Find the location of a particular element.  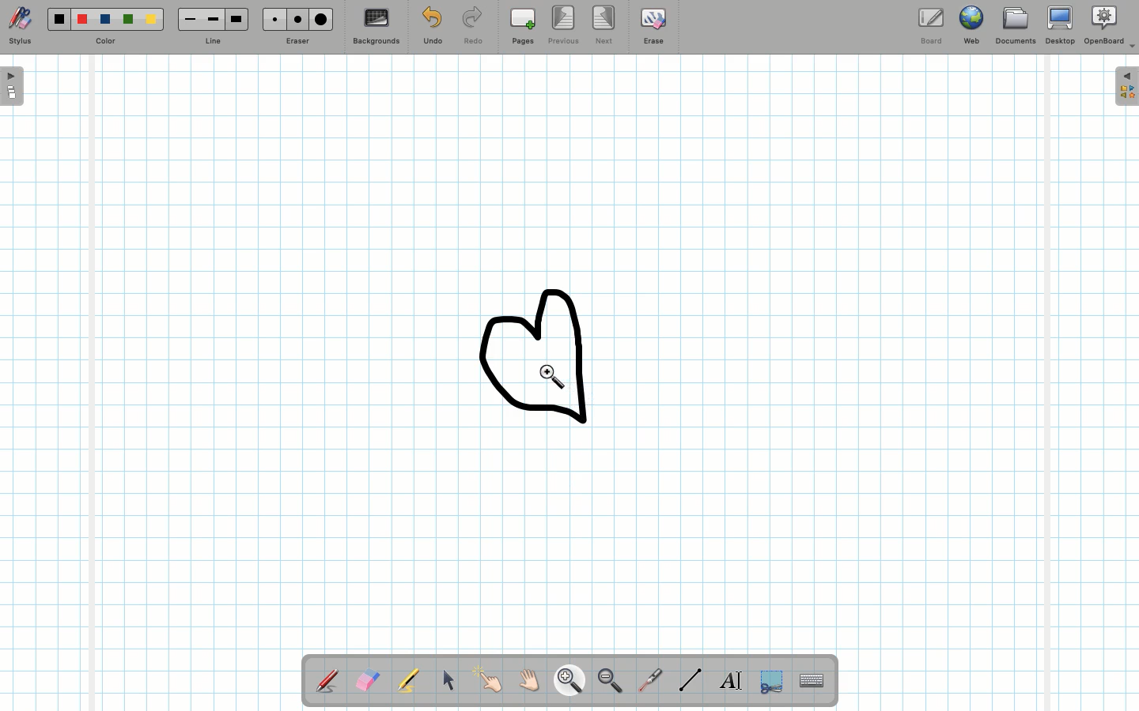

Pages (add) is located at coordinates (520, 26).